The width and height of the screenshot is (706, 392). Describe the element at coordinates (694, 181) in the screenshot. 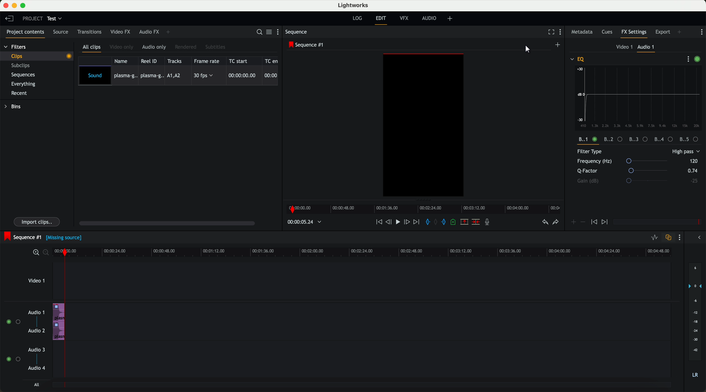

I see `-25` at that location.